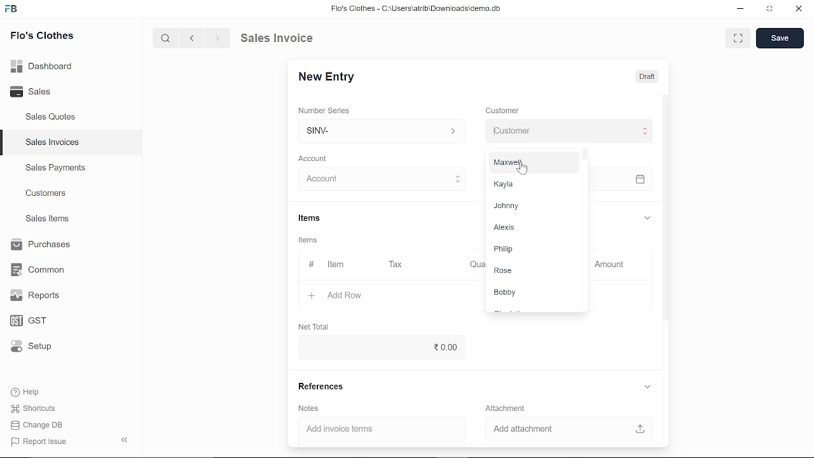 The height and width of the screenshot is (458, 814). What do you see at coordinates (47, 193) in the screenshot?
I see `Customers` at bounding box center [47, 193].